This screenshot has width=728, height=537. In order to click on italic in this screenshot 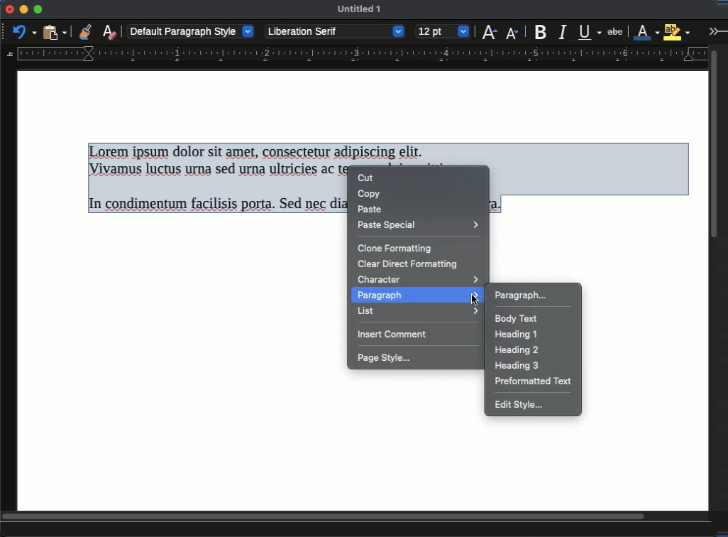, I will do `click(562, 33)`.